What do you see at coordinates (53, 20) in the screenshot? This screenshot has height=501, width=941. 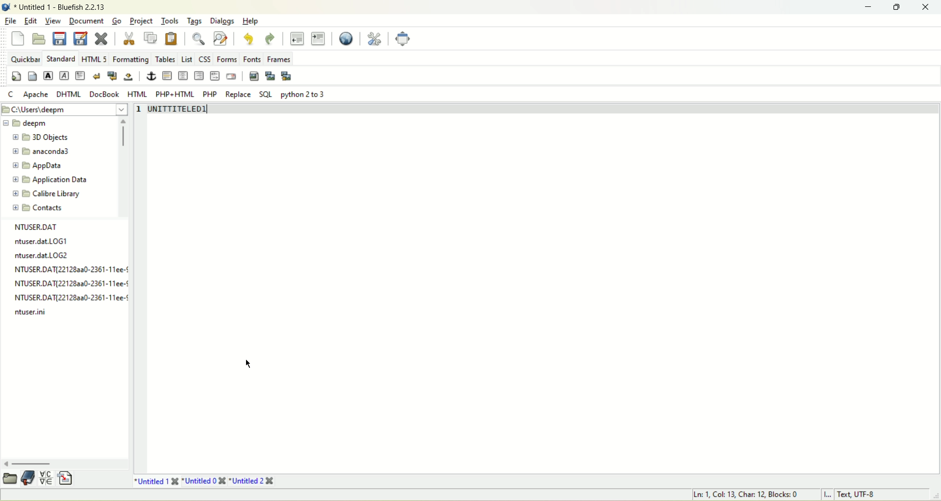 I see `View` at bounding box center [53, 20].